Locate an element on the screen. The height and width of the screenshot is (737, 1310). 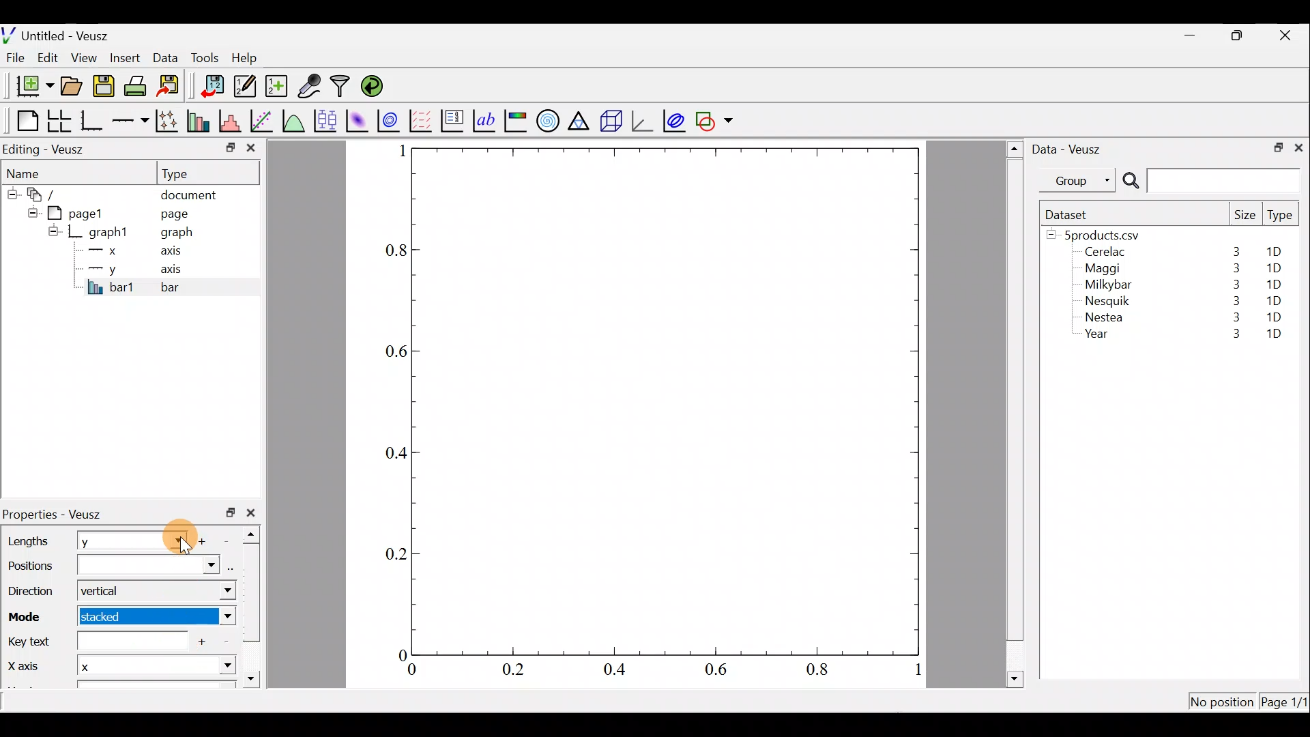
hide is located at coordinates (30, 211).